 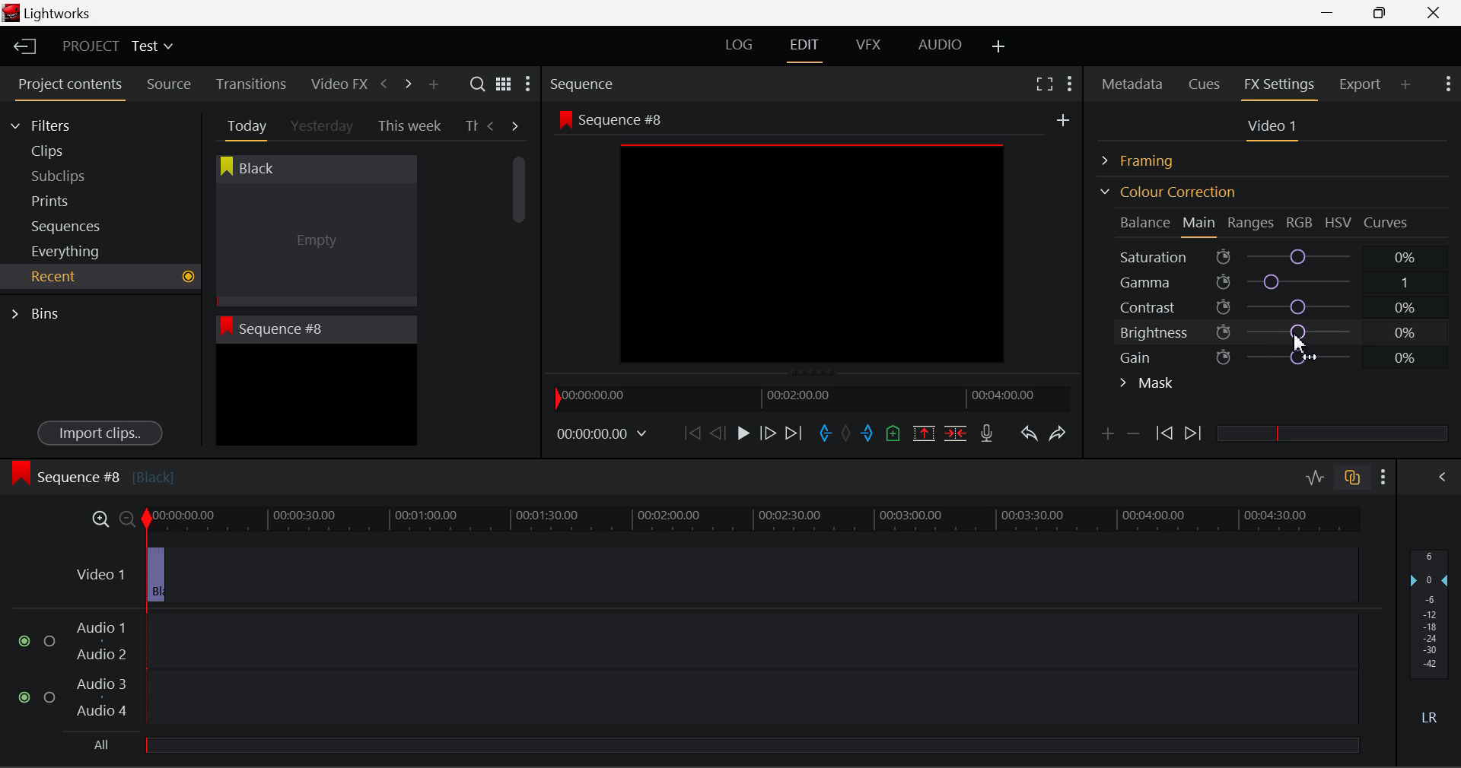 What do you see at coordinates (1275, 282) in the screenshot?
I see `Gamma` at bounding box center [1275, 282].